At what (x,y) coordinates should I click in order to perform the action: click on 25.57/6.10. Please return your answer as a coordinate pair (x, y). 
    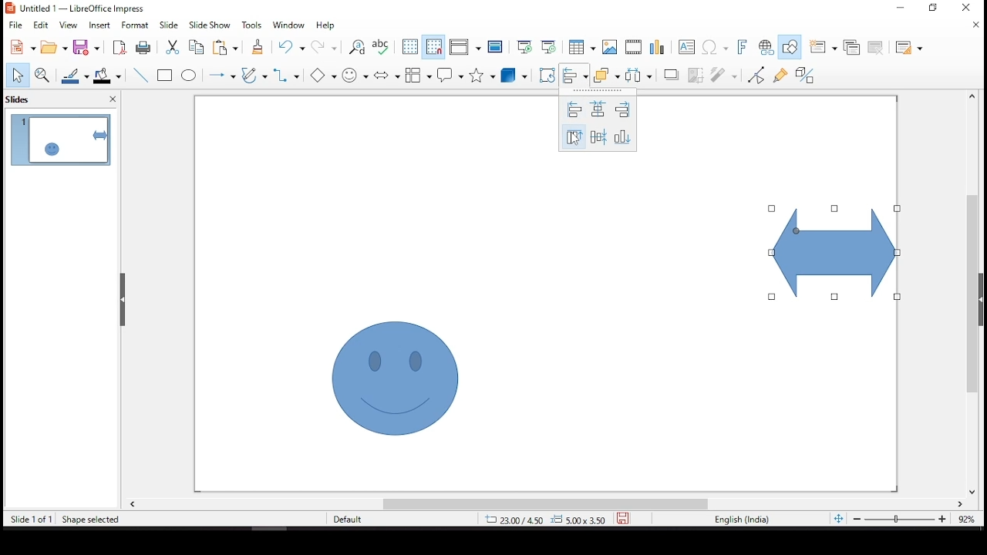
    Looking at the image, I should click on (513, 520).